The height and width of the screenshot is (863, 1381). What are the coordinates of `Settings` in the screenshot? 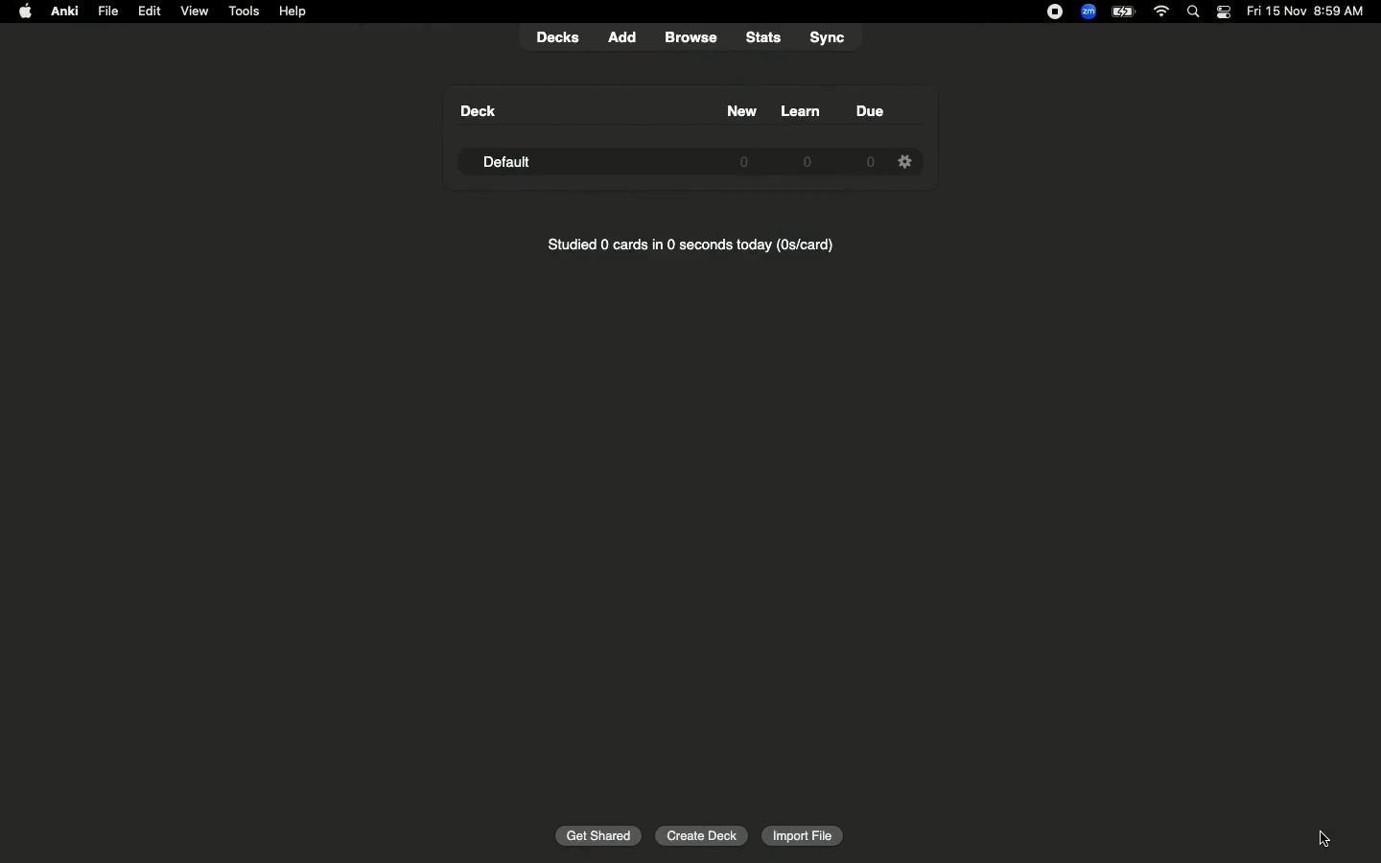 It's located at (903, 162).